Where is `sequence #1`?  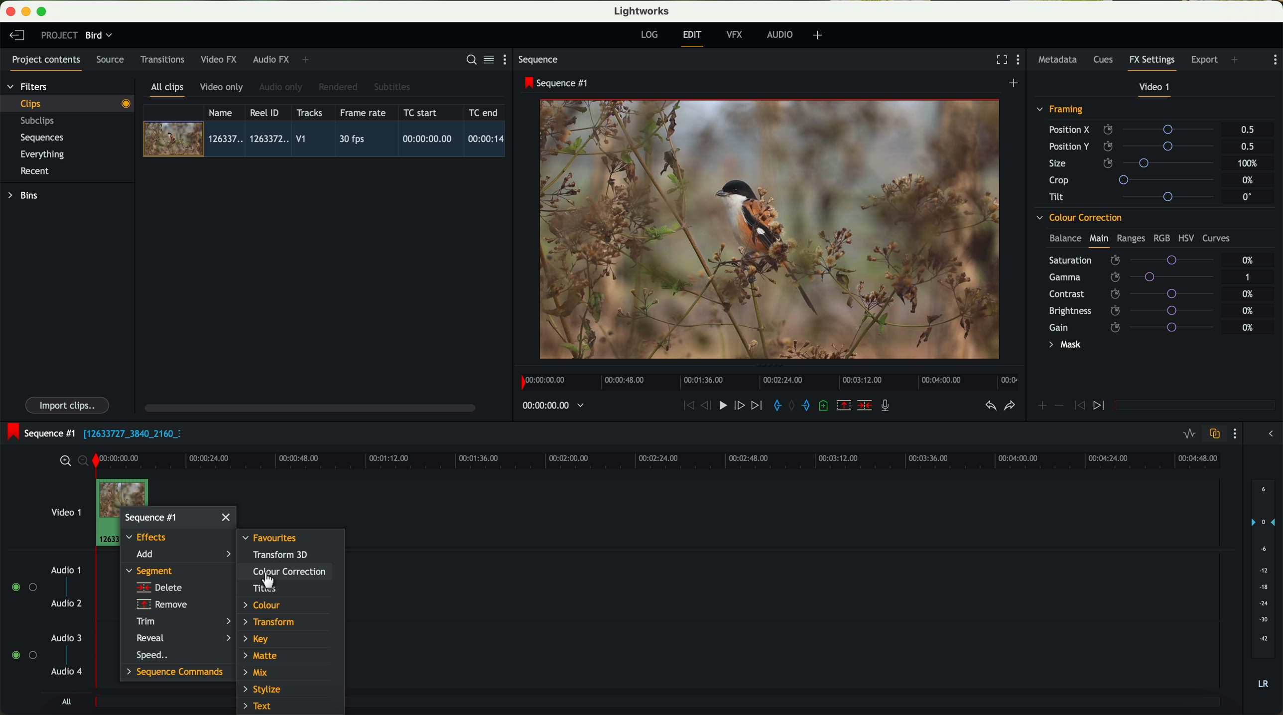
sequence #1 is located at coordinates (151, 517).